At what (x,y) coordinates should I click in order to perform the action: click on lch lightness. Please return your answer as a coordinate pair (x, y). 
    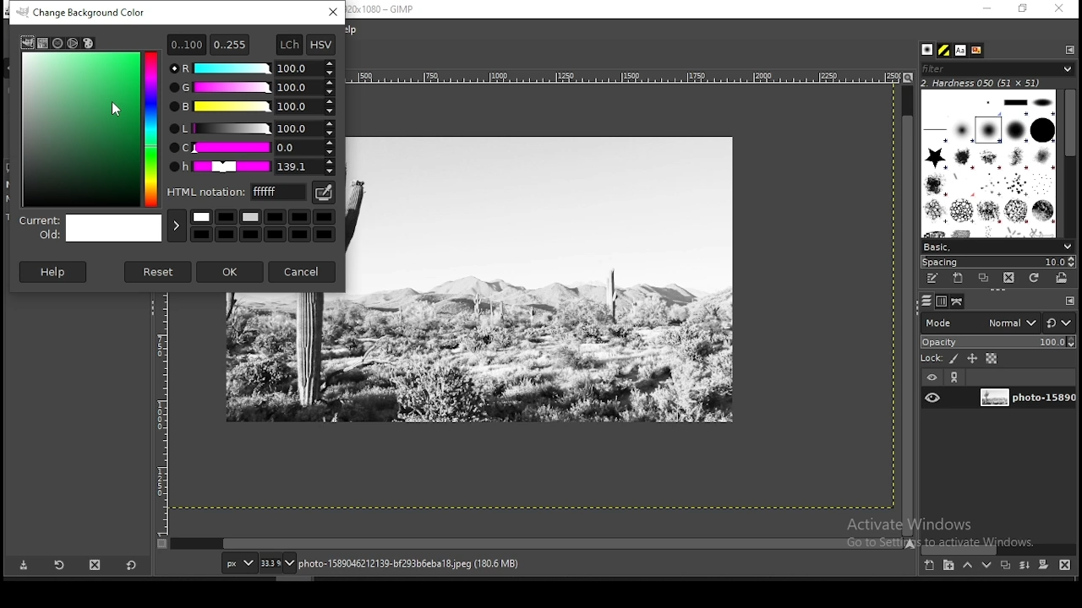
    Looking at the image, I should click on (250, 128).